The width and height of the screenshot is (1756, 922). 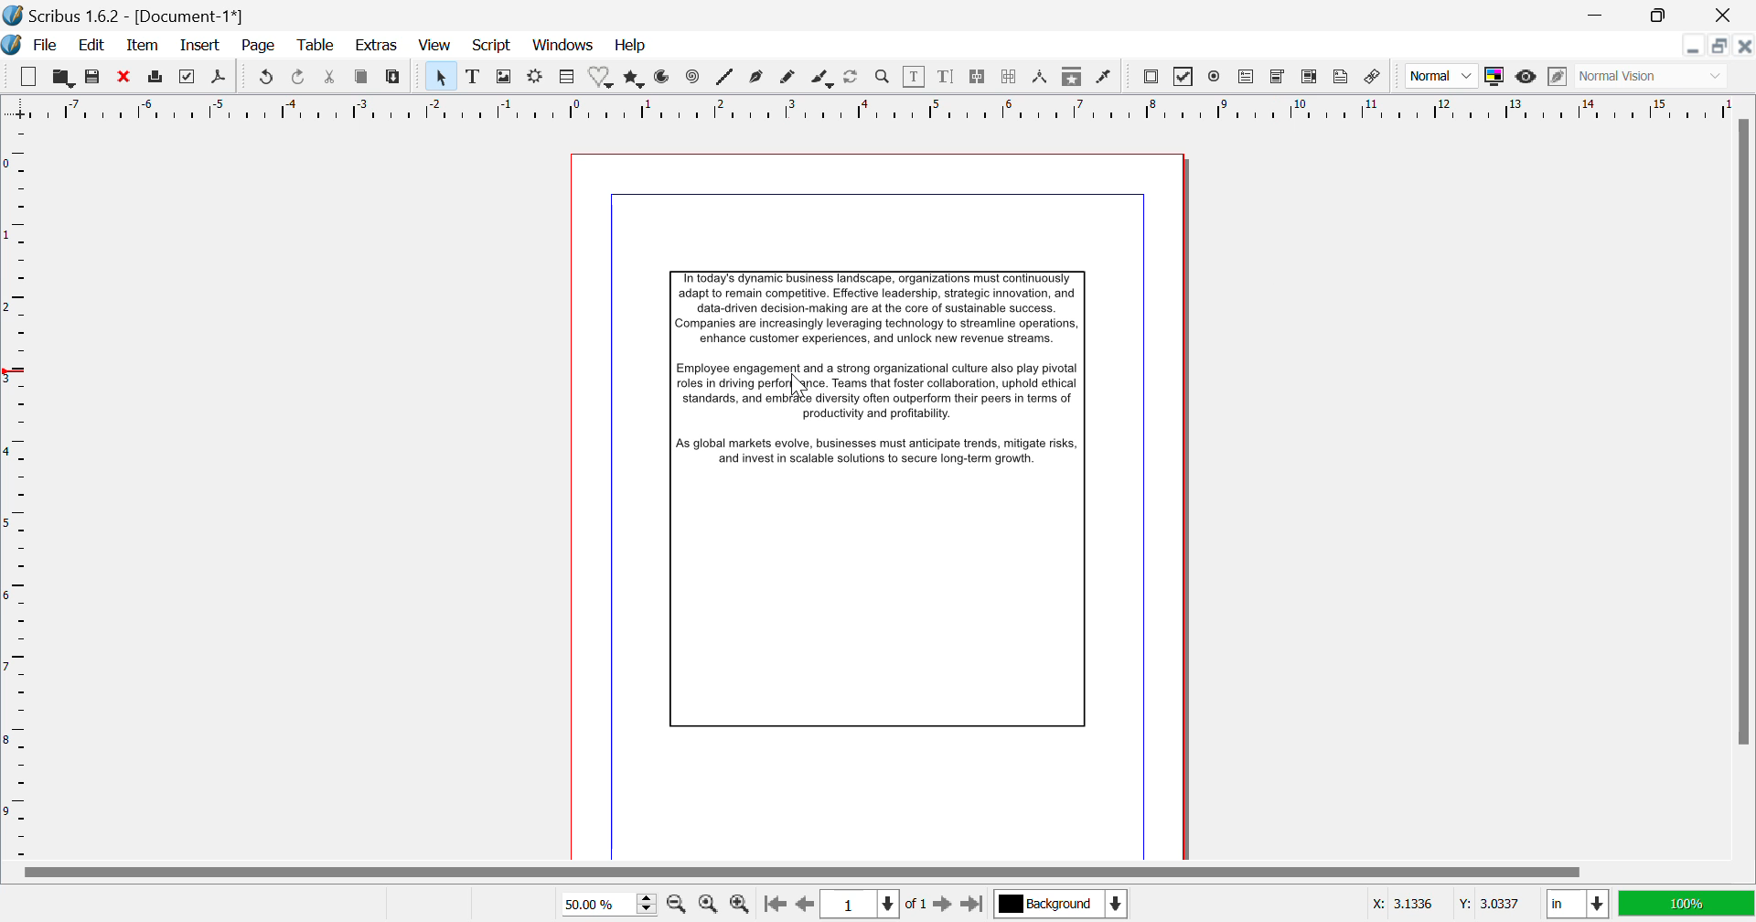 I want to click on Edit, so click(x=91, y=48).